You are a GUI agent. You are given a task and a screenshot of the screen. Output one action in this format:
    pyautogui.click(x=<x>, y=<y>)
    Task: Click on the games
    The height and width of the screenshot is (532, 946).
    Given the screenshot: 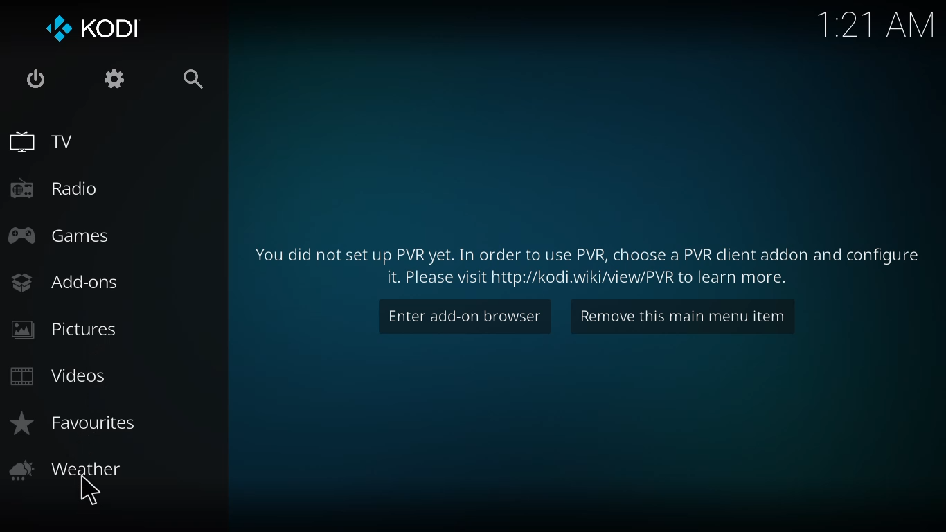 What is the action you would take?
    pyautogui.click(x=60, y=235)
    